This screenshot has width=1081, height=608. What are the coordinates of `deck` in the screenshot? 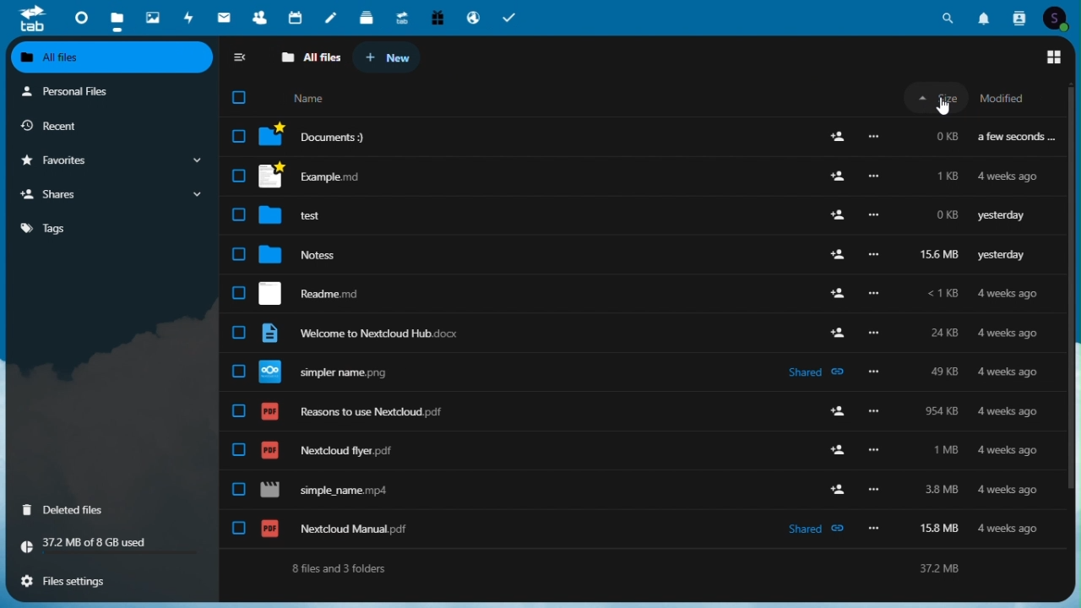 It's located at (367, 17).